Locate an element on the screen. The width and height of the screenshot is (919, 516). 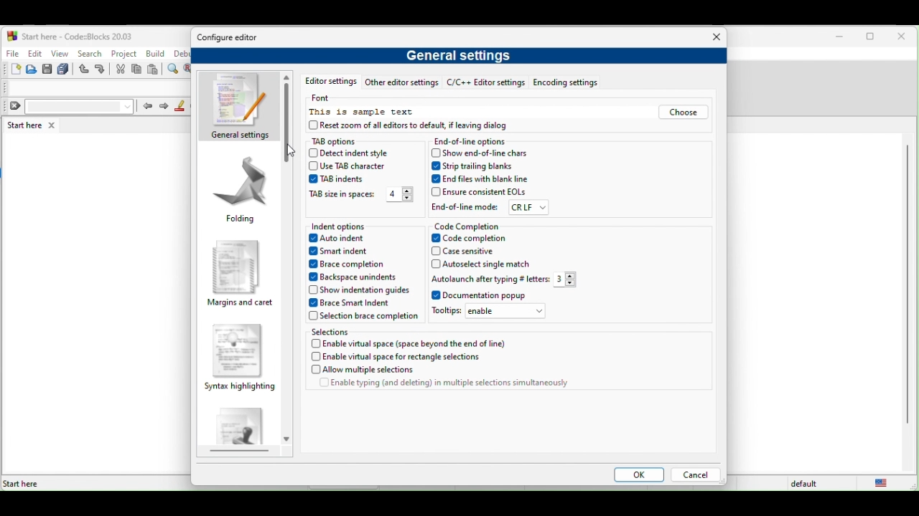
configure editor is located at coordinates (232, 38).